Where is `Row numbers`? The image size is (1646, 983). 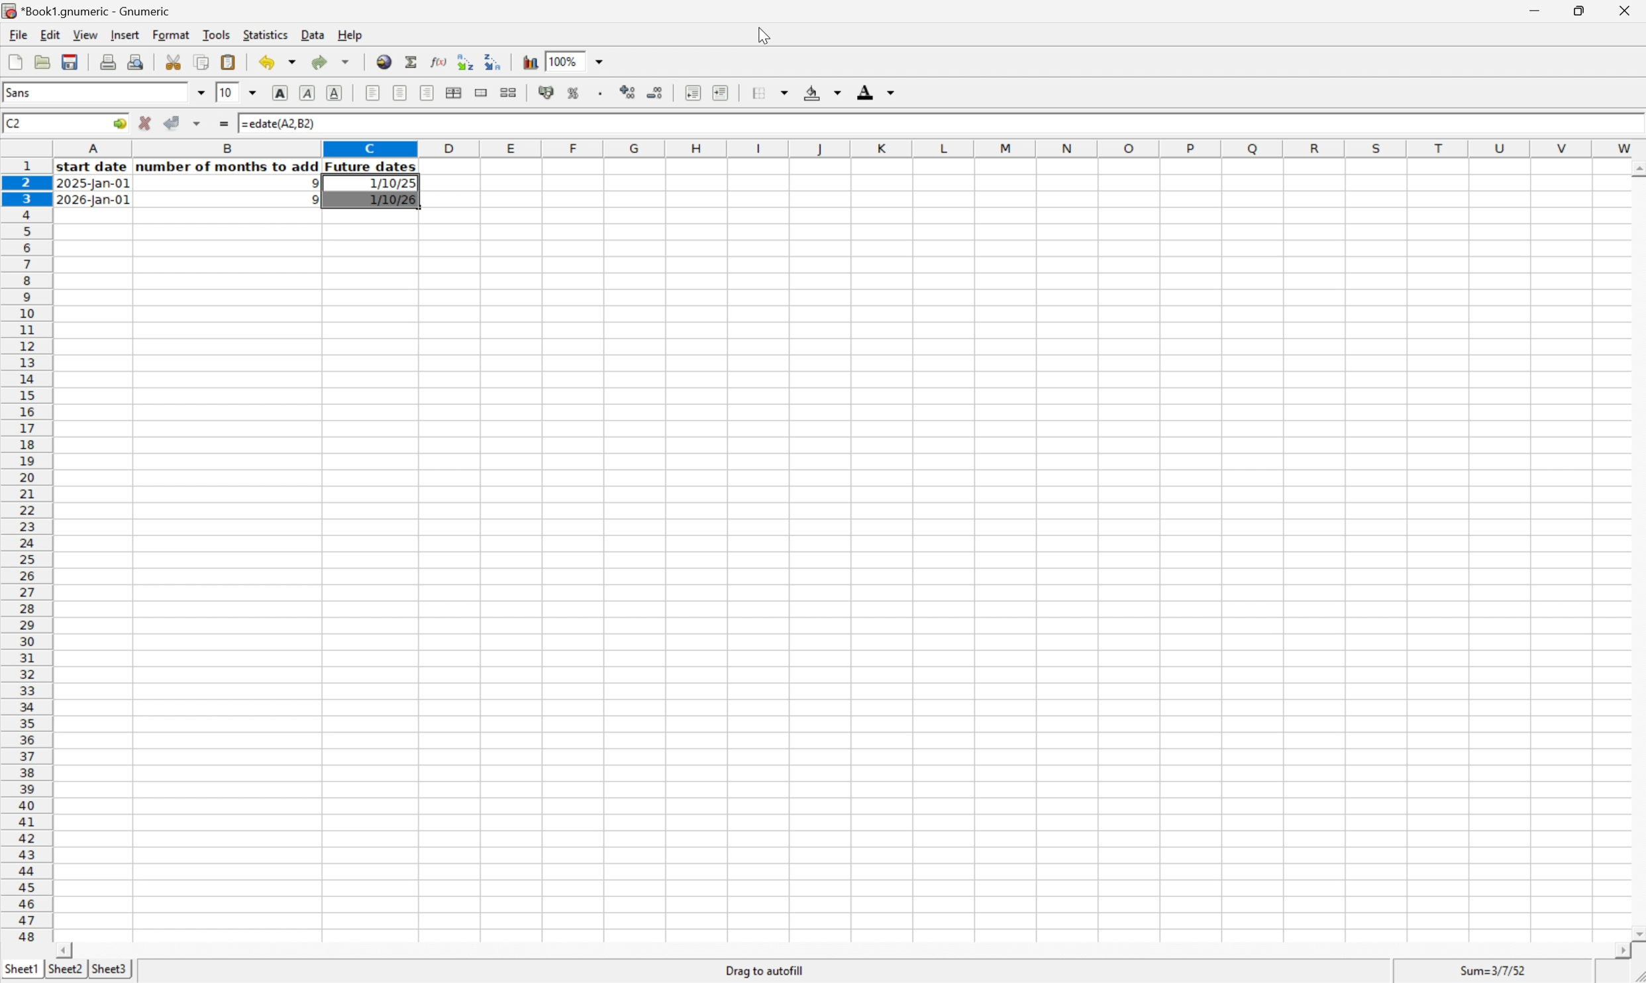
Row numbers is located at coordinates (26, 551).